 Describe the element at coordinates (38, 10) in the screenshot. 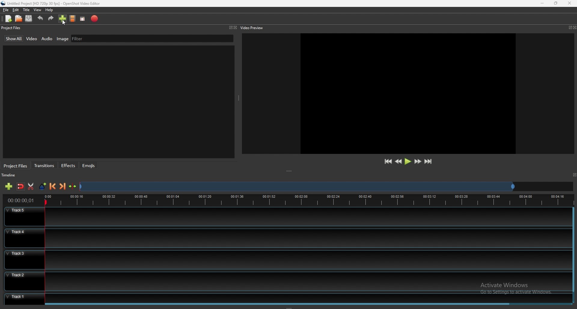

I see `view` at that location.